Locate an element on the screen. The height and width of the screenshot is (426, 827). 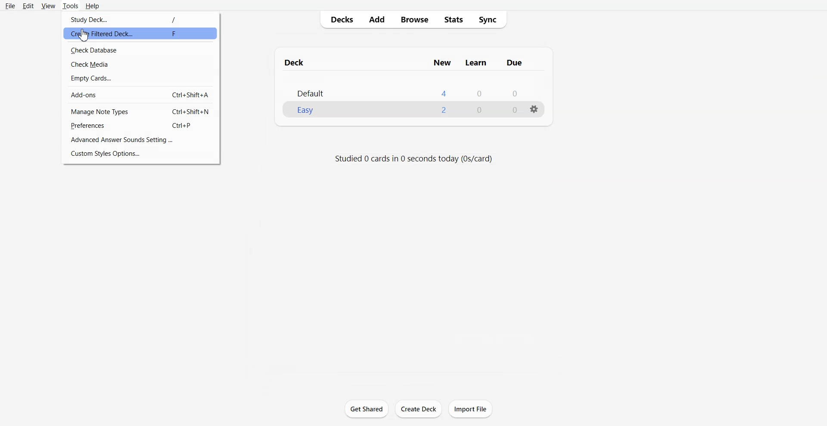
Get Shared is located at coordinates (367, 408).